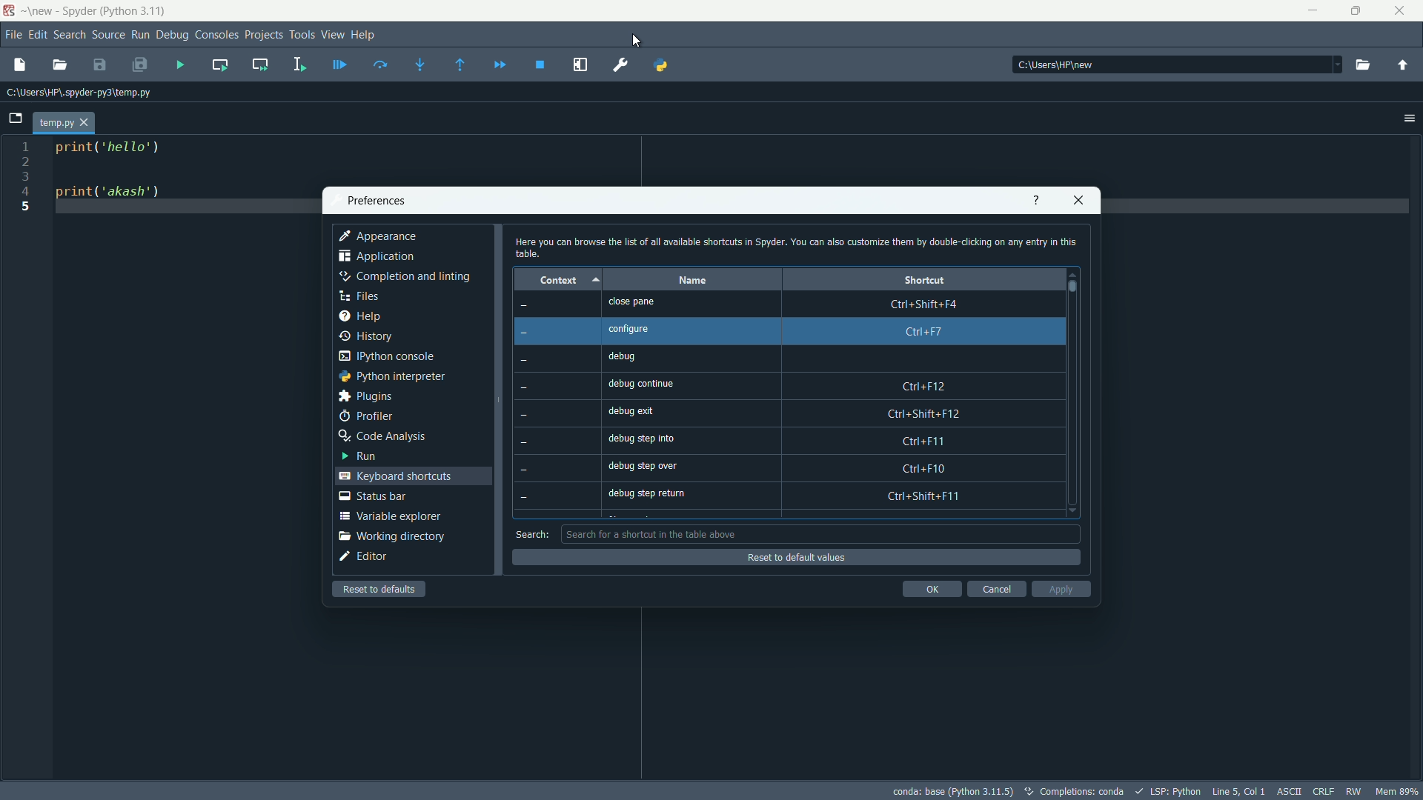  Describe the element at coordinates (803, 413) in the screenshot. I see `debug exit Ctrl +Shift+F12` at that location.